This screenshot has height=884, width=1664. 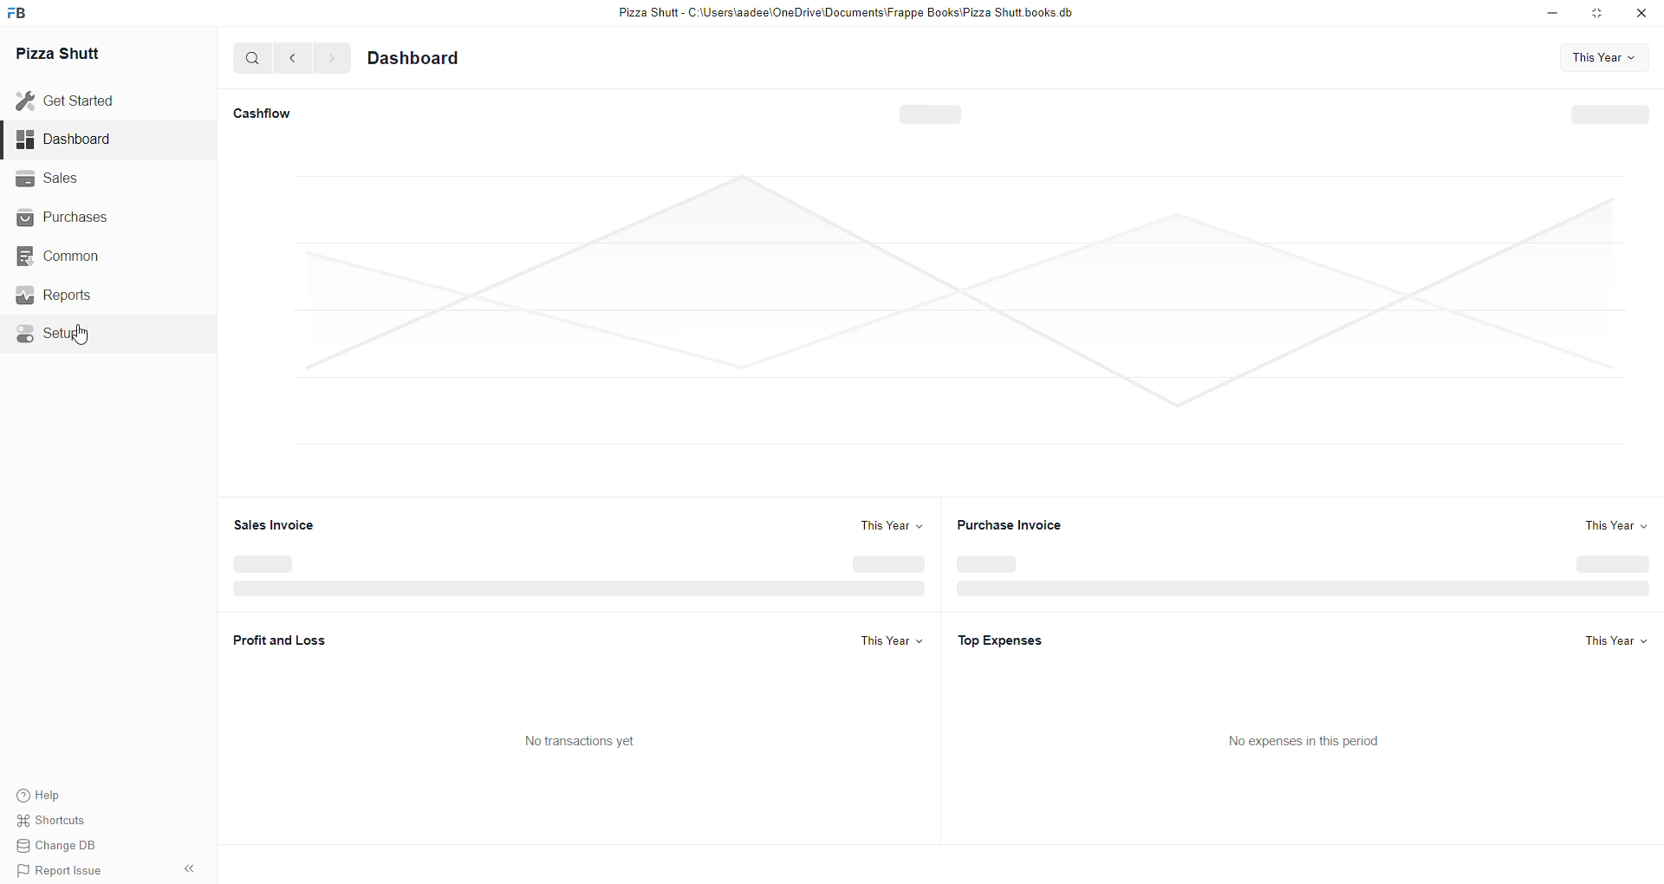 I want to click on Purchase Invoice , so click(x=1018, y=524).